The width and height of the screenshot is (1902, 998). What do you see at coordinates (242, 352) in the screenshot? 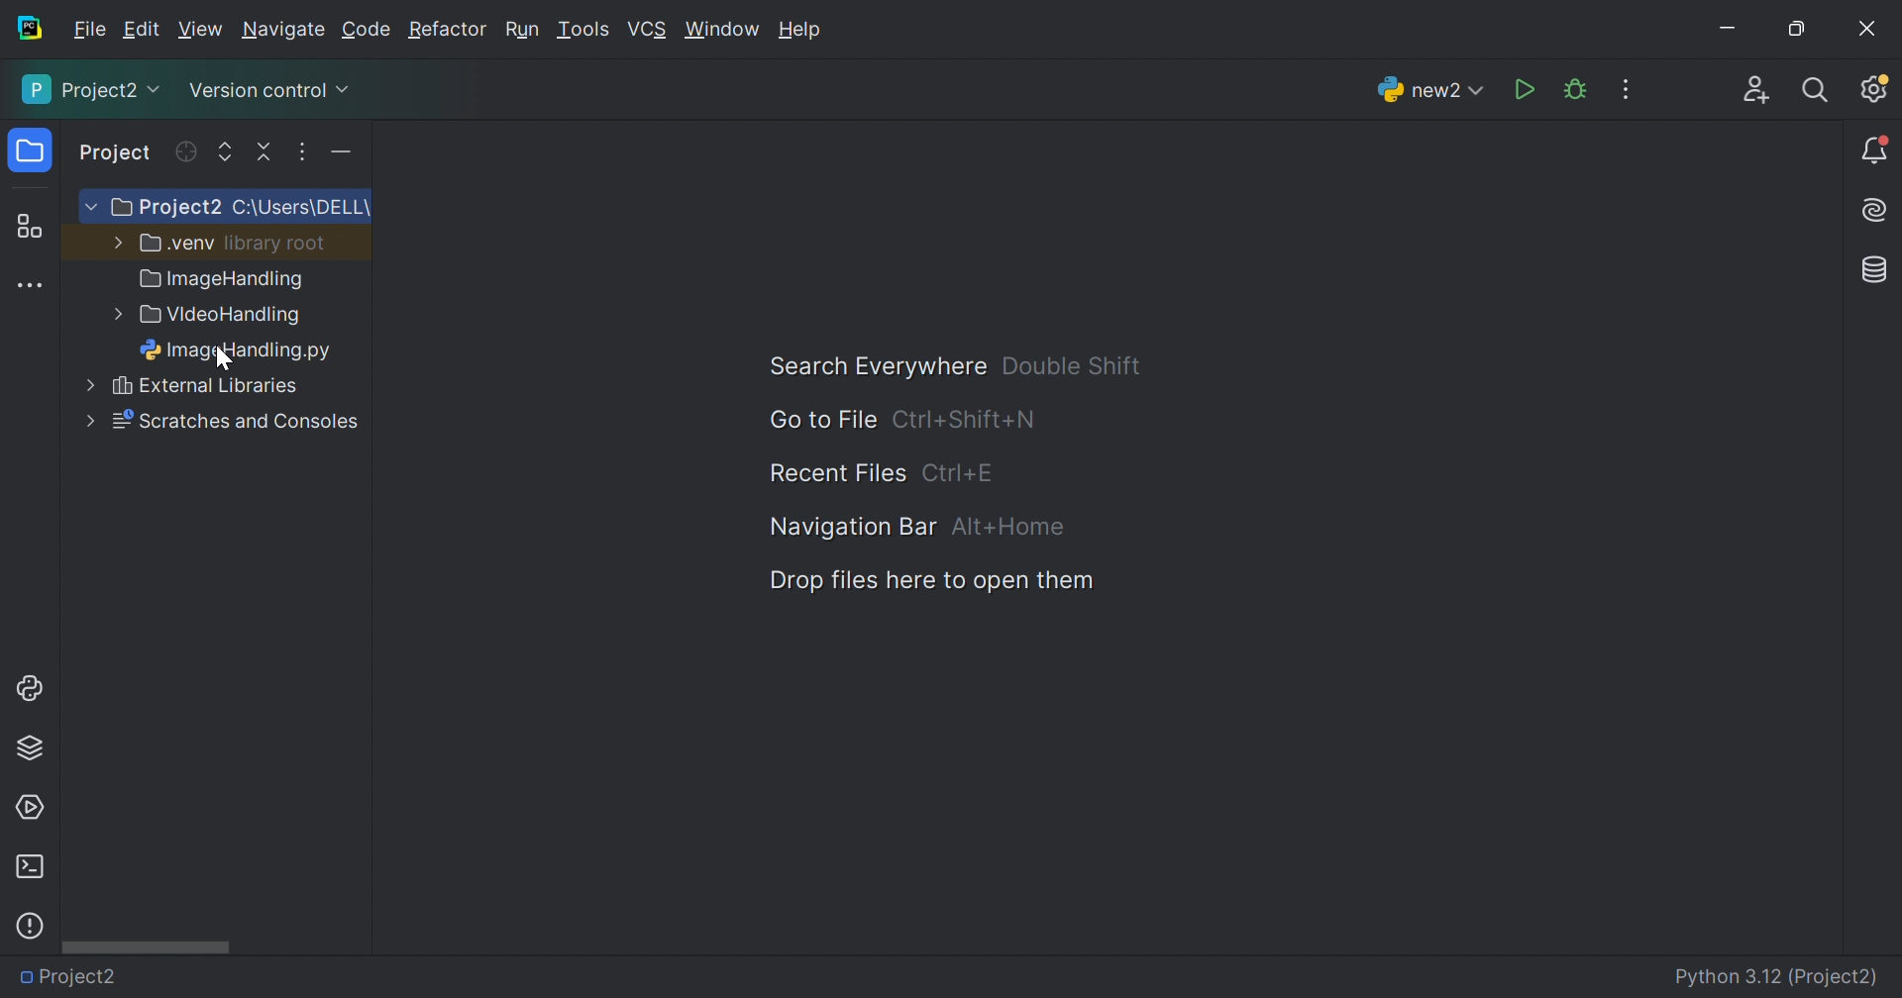
I see `ImageHandling` at bounding box center [242, 352].